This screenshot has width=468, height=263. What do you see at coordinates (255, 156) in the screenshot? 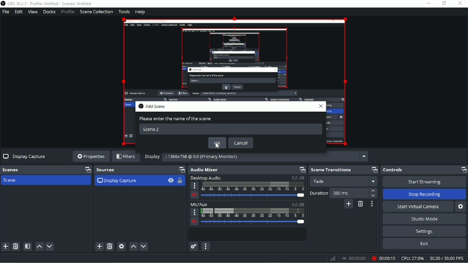
I see `Display 1366x768 @ 0,0 (Primary Monitor)` at bounding box center [255, 156].